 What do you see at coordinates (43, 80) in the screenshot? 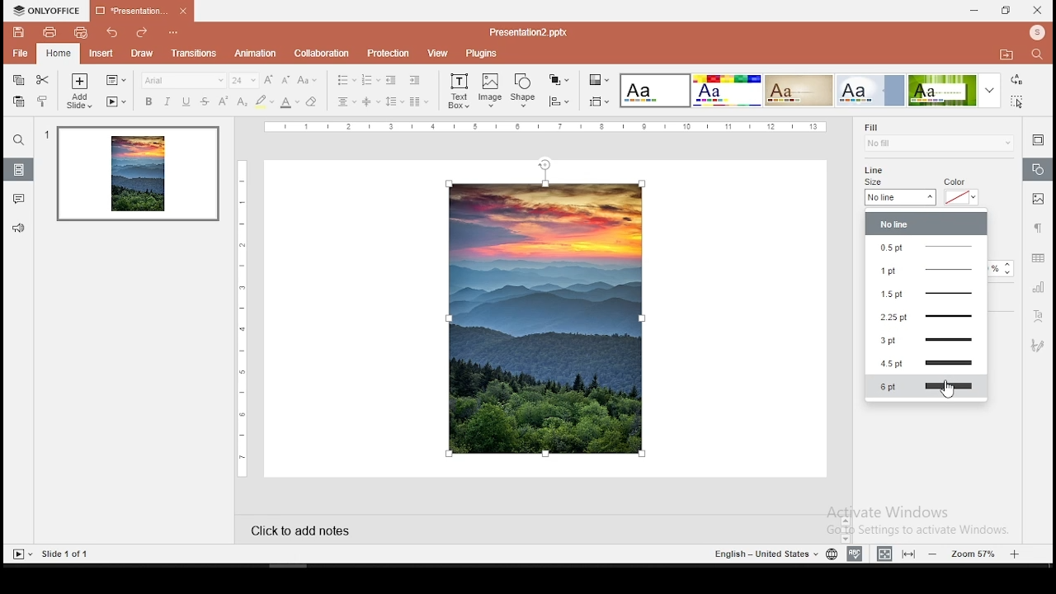
I see `cut` at bounding box center [43, 80].